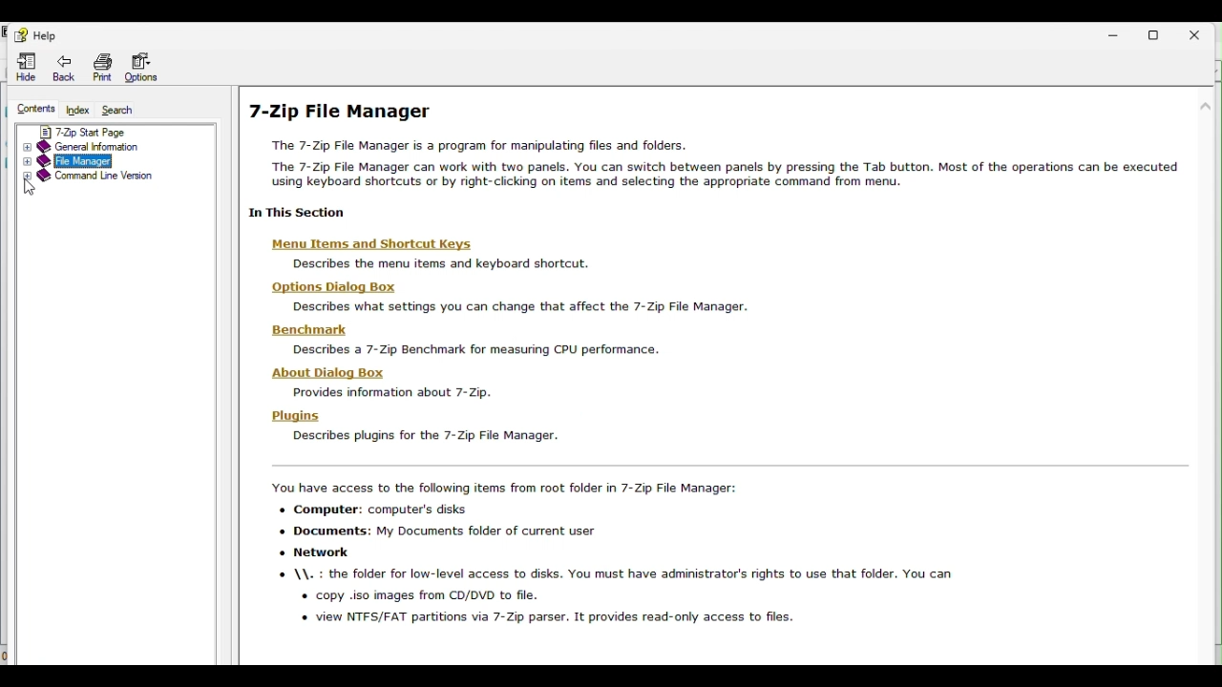 The image size is (1222, 687). I want to click on Print, so click(103, 66).